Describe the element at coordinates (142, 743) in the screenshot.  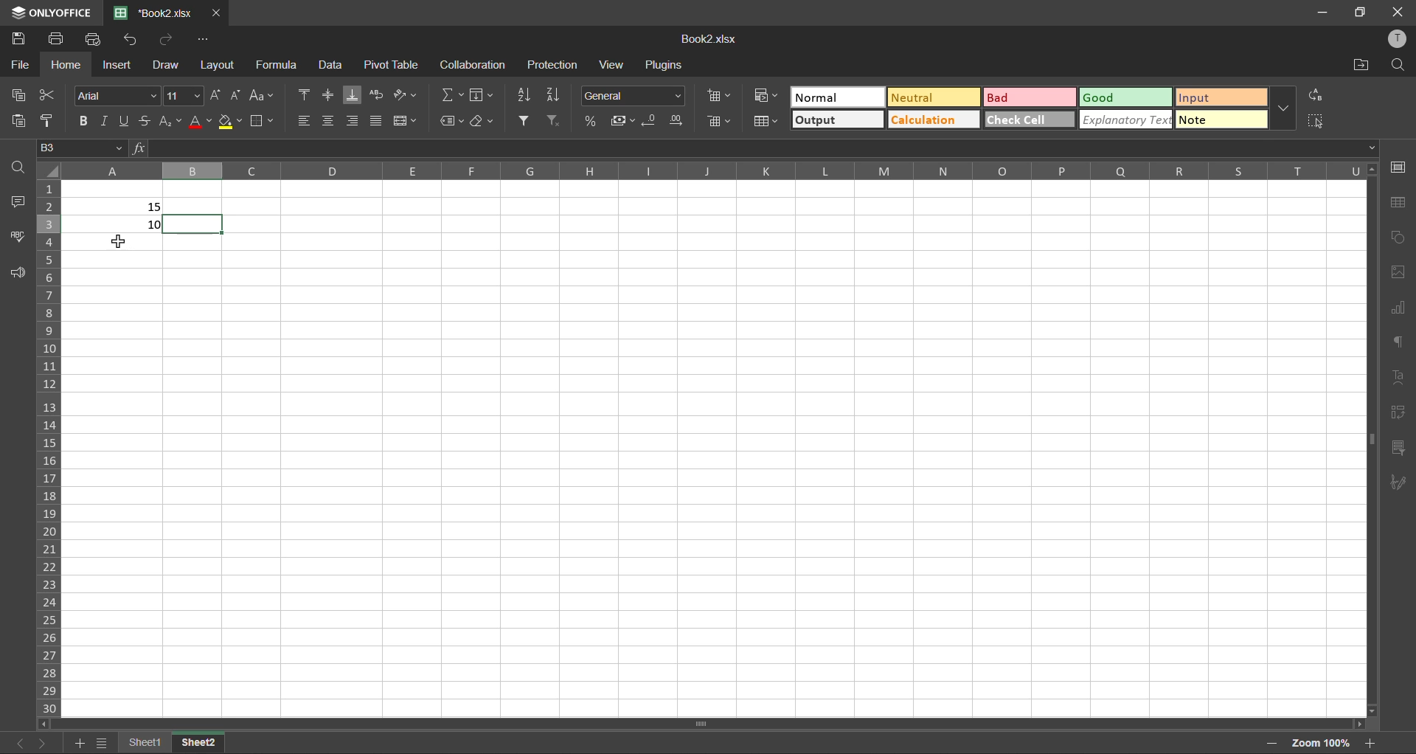
I see `sheet 1` at that location.